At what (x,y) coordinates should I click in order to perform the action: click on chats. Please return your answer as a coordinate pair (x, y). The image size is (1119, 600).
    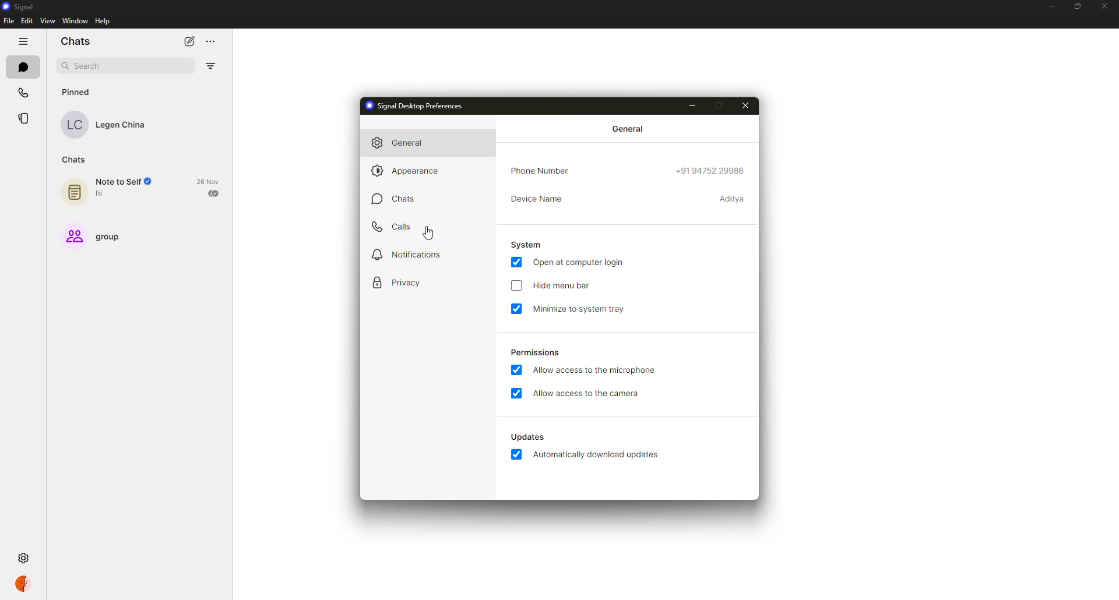
    Looking at the image, I should click on (392, 199).